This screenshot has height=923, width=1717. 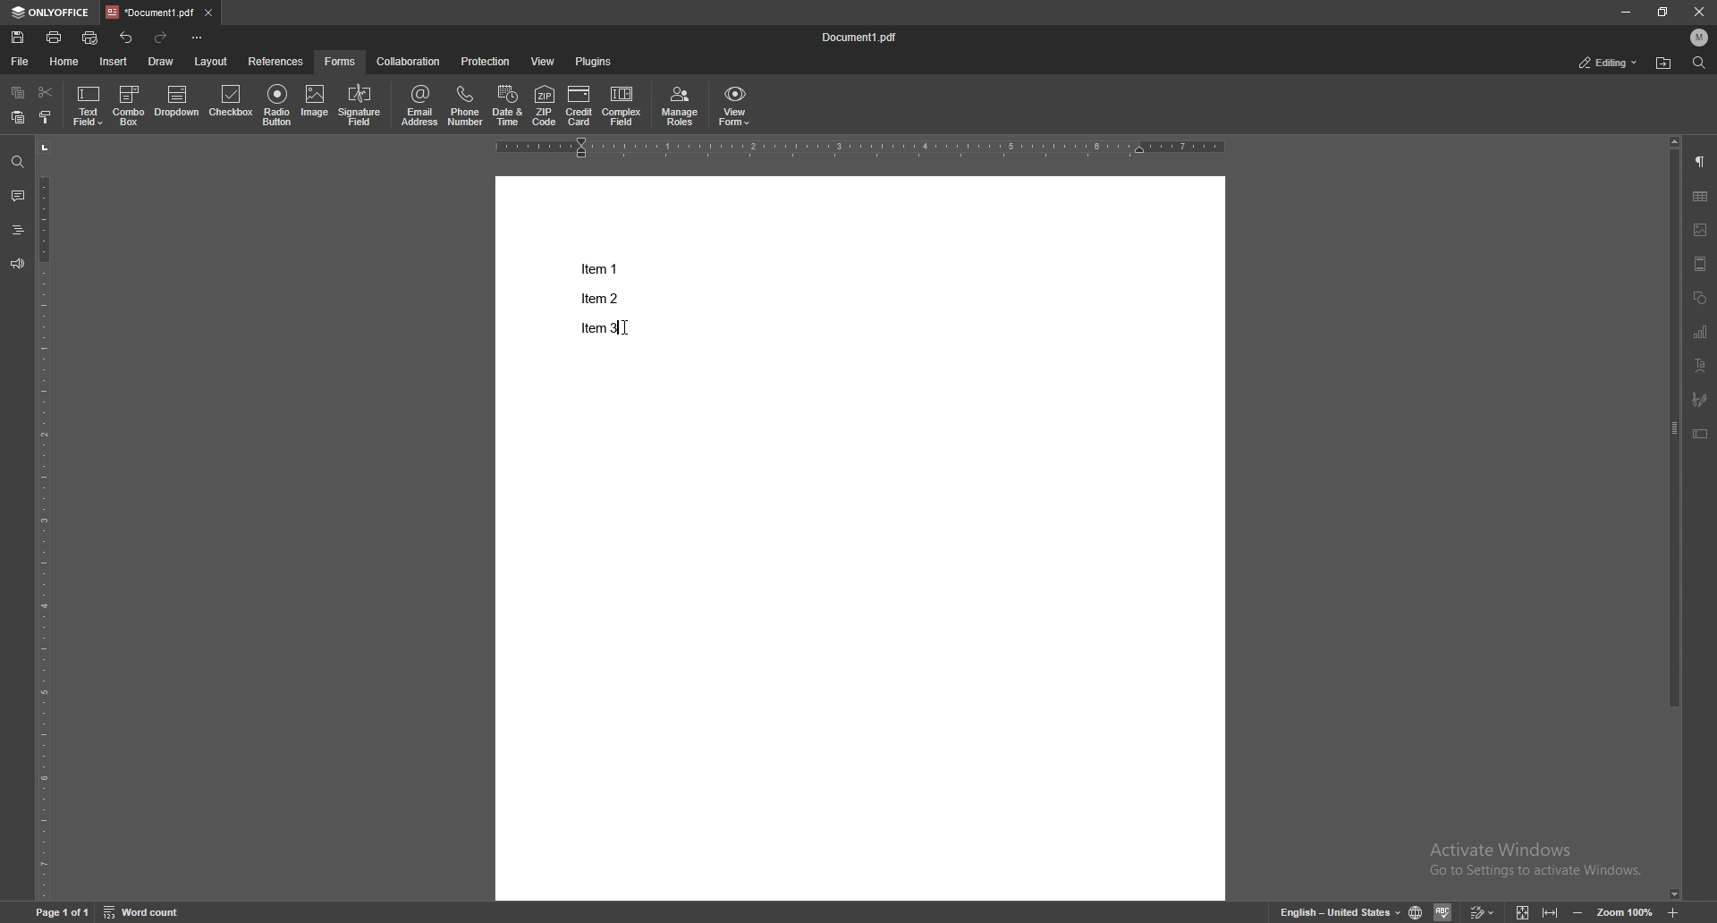 I want to click on find, so click(x=1699, y=63).